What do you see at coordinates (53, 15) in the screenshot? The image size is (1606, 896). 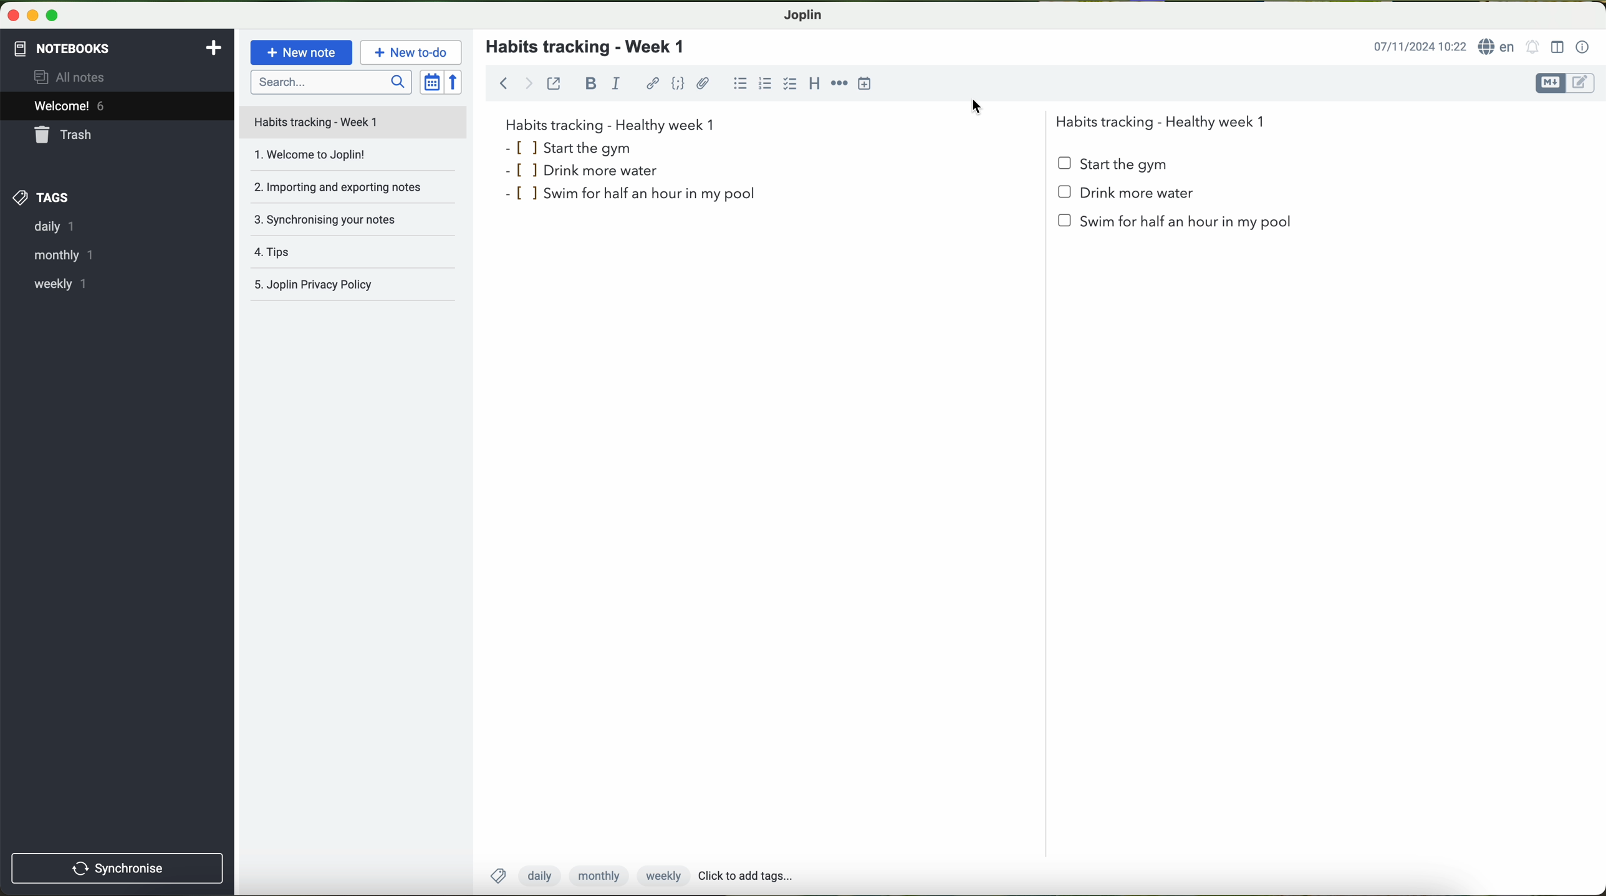 I see `maximize` at bounding box center [53, 15].